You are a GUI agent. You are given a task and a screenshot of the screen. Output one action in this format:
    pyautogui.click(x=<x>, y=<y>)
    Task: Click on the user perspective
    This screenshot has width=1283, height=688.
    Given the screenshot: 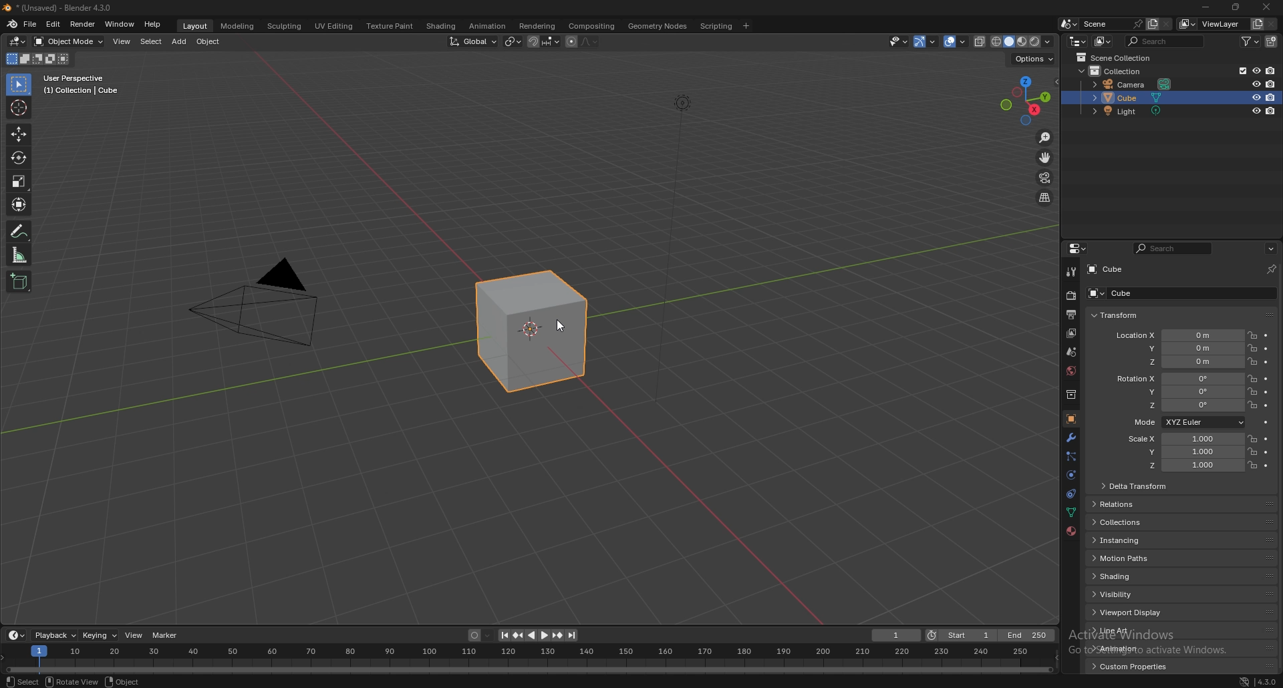 What is the action you would take?
    pyautogui.click(x=85, y=84)
    